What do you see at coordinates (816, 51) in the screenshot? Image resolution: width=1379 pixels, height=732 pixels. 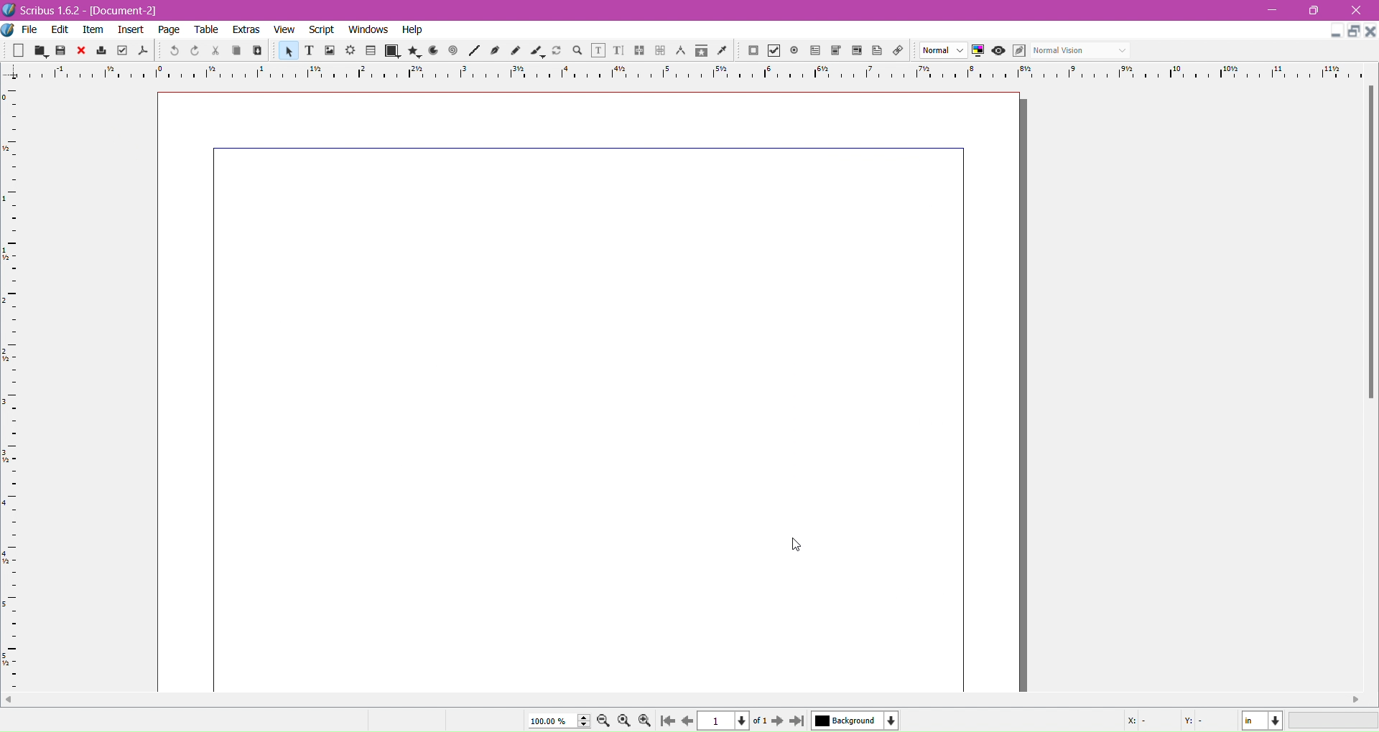 I see `Icon` at bounding box center [816, 51].